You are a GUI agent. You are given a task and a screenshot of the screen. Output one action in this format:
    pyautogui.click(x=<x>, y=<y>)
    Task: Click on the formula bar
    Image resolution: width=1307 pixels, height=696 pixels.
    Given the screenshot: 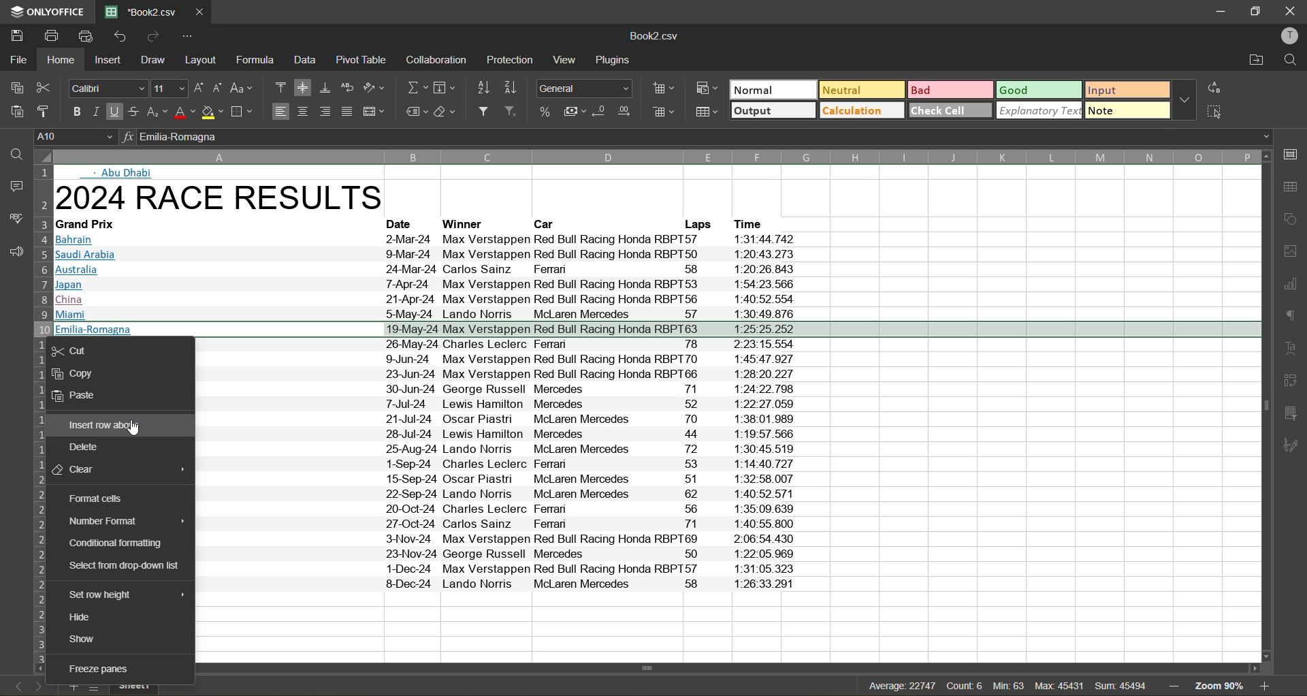 What is the action you would take?
    pyautogui.click(x=706, y=137)
    